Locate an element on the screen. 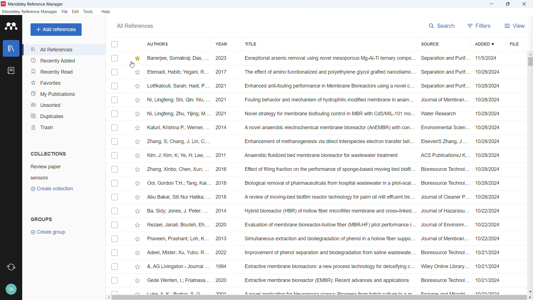 The width and height of the screenshot is (533, 300). Scroll up  is located at coordinates (530, 54).